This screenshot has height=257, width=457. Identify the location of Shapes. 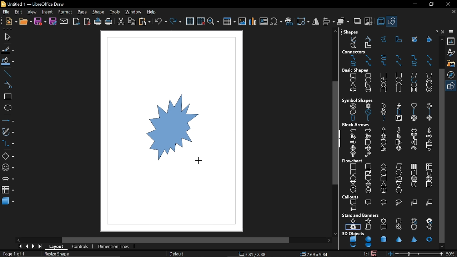
(386, 39).